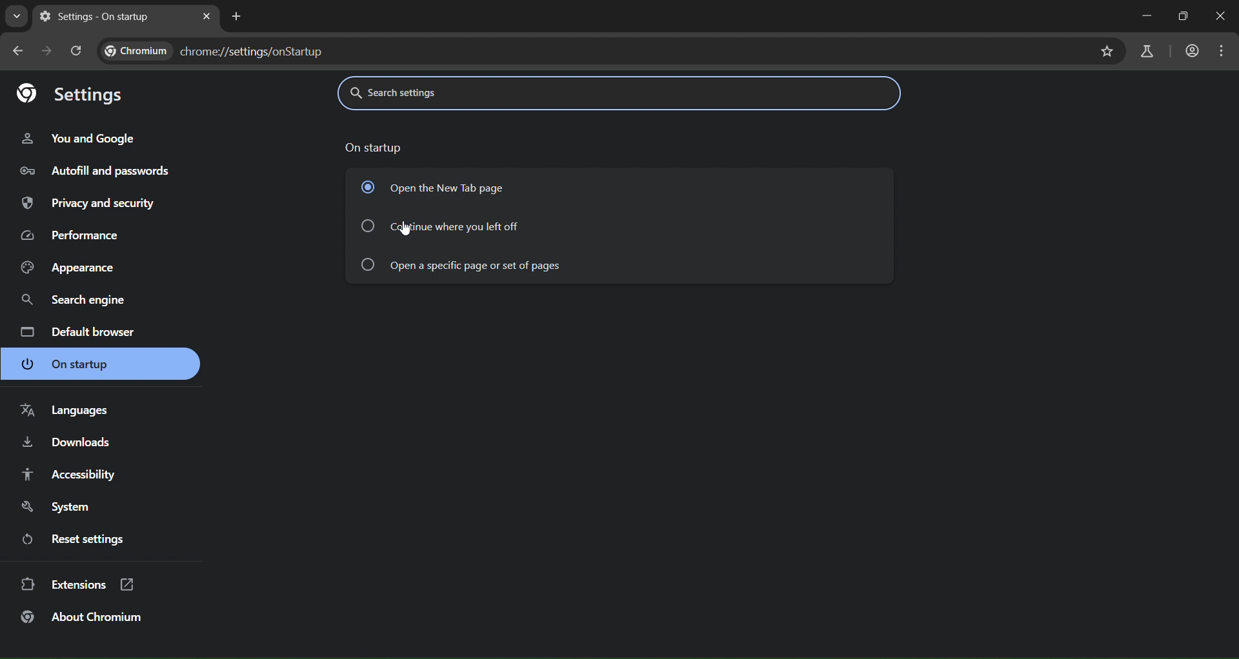  Describe the element at coordinates (473, 92) in the screenshot. I see `search settings` at that location.